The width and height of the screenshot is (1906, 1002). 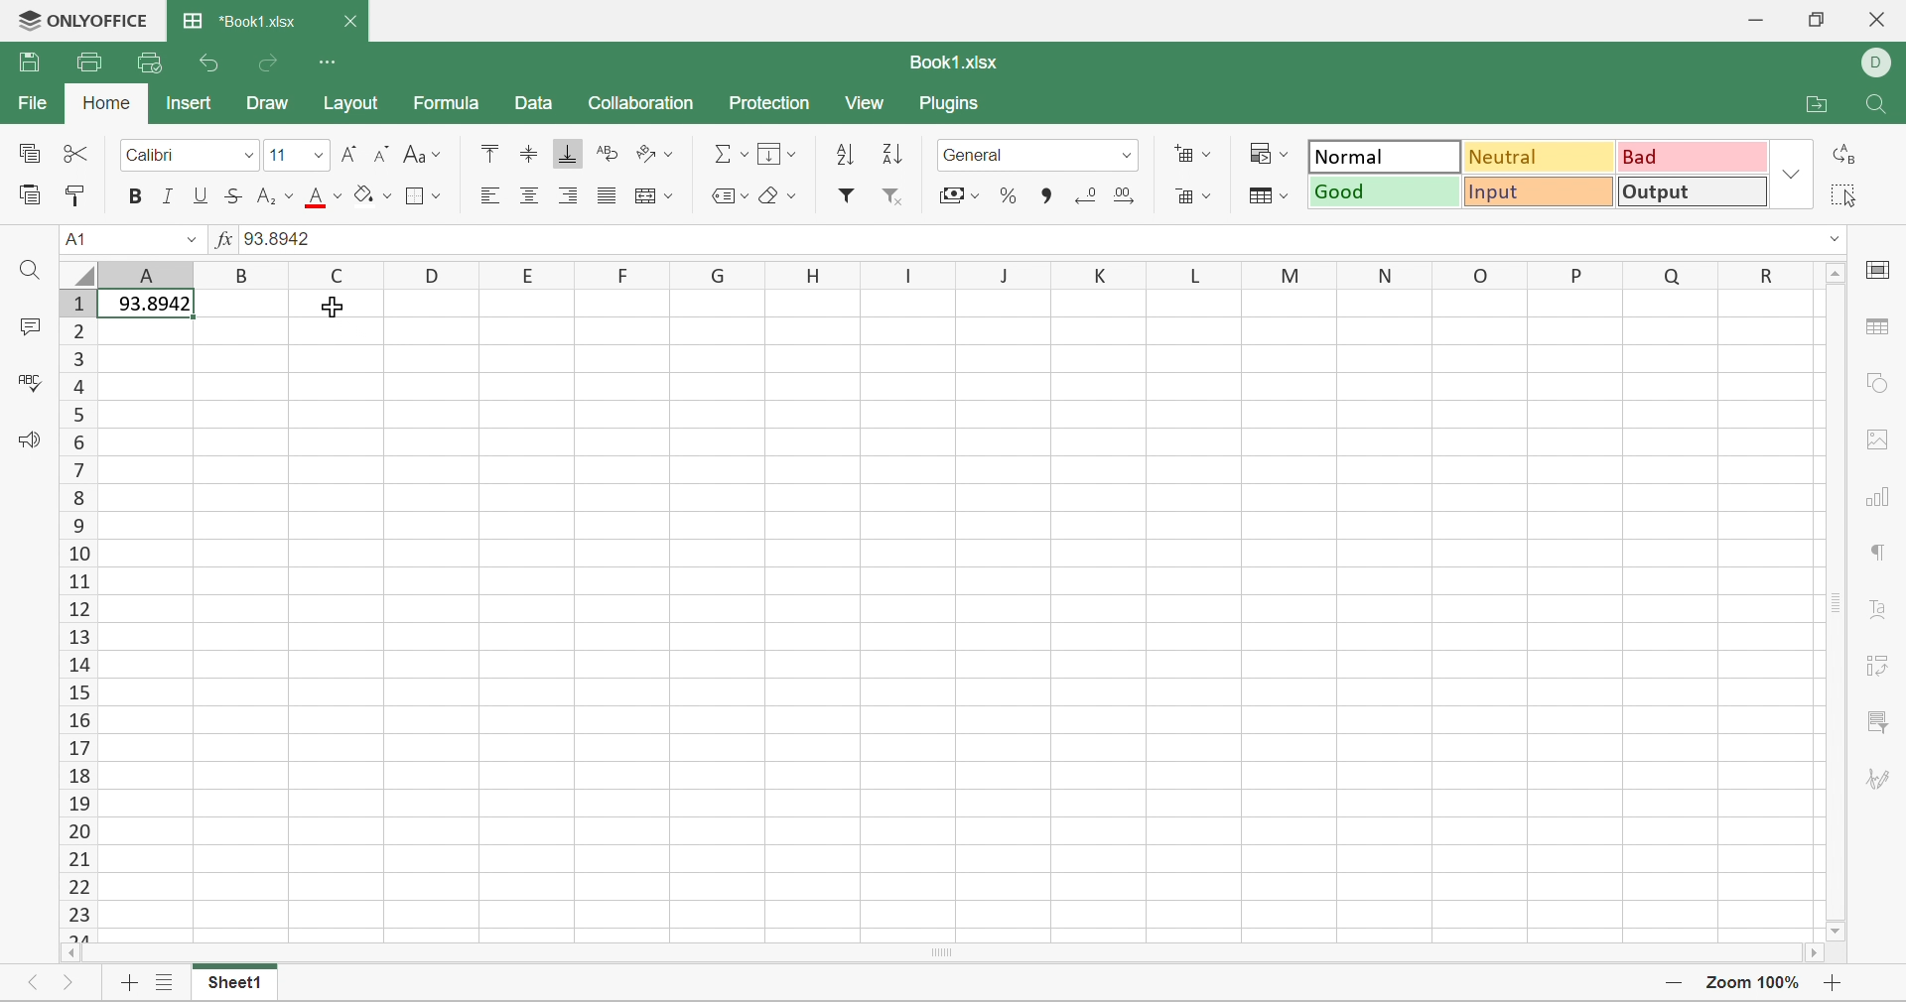 What do you see at coordinates (78, 238) in the screenshot?
I see `A1` at bounding box center [78, 238].